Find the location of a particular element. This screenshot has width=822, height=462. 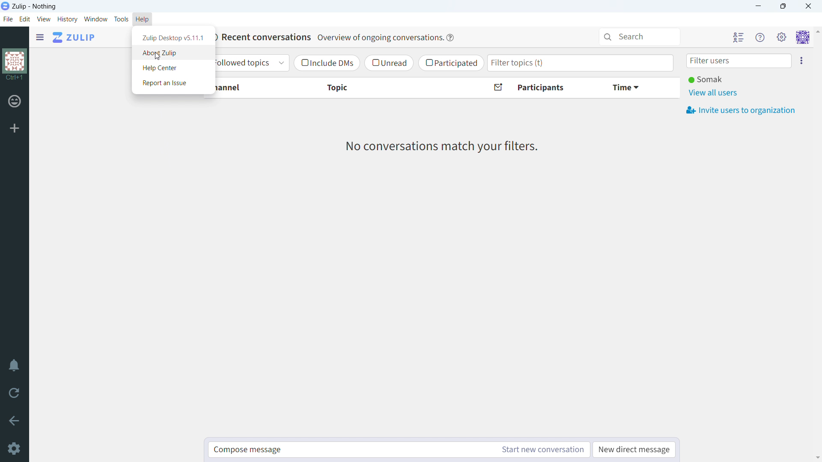

zulip smiley is located at coordinates (16, 103).